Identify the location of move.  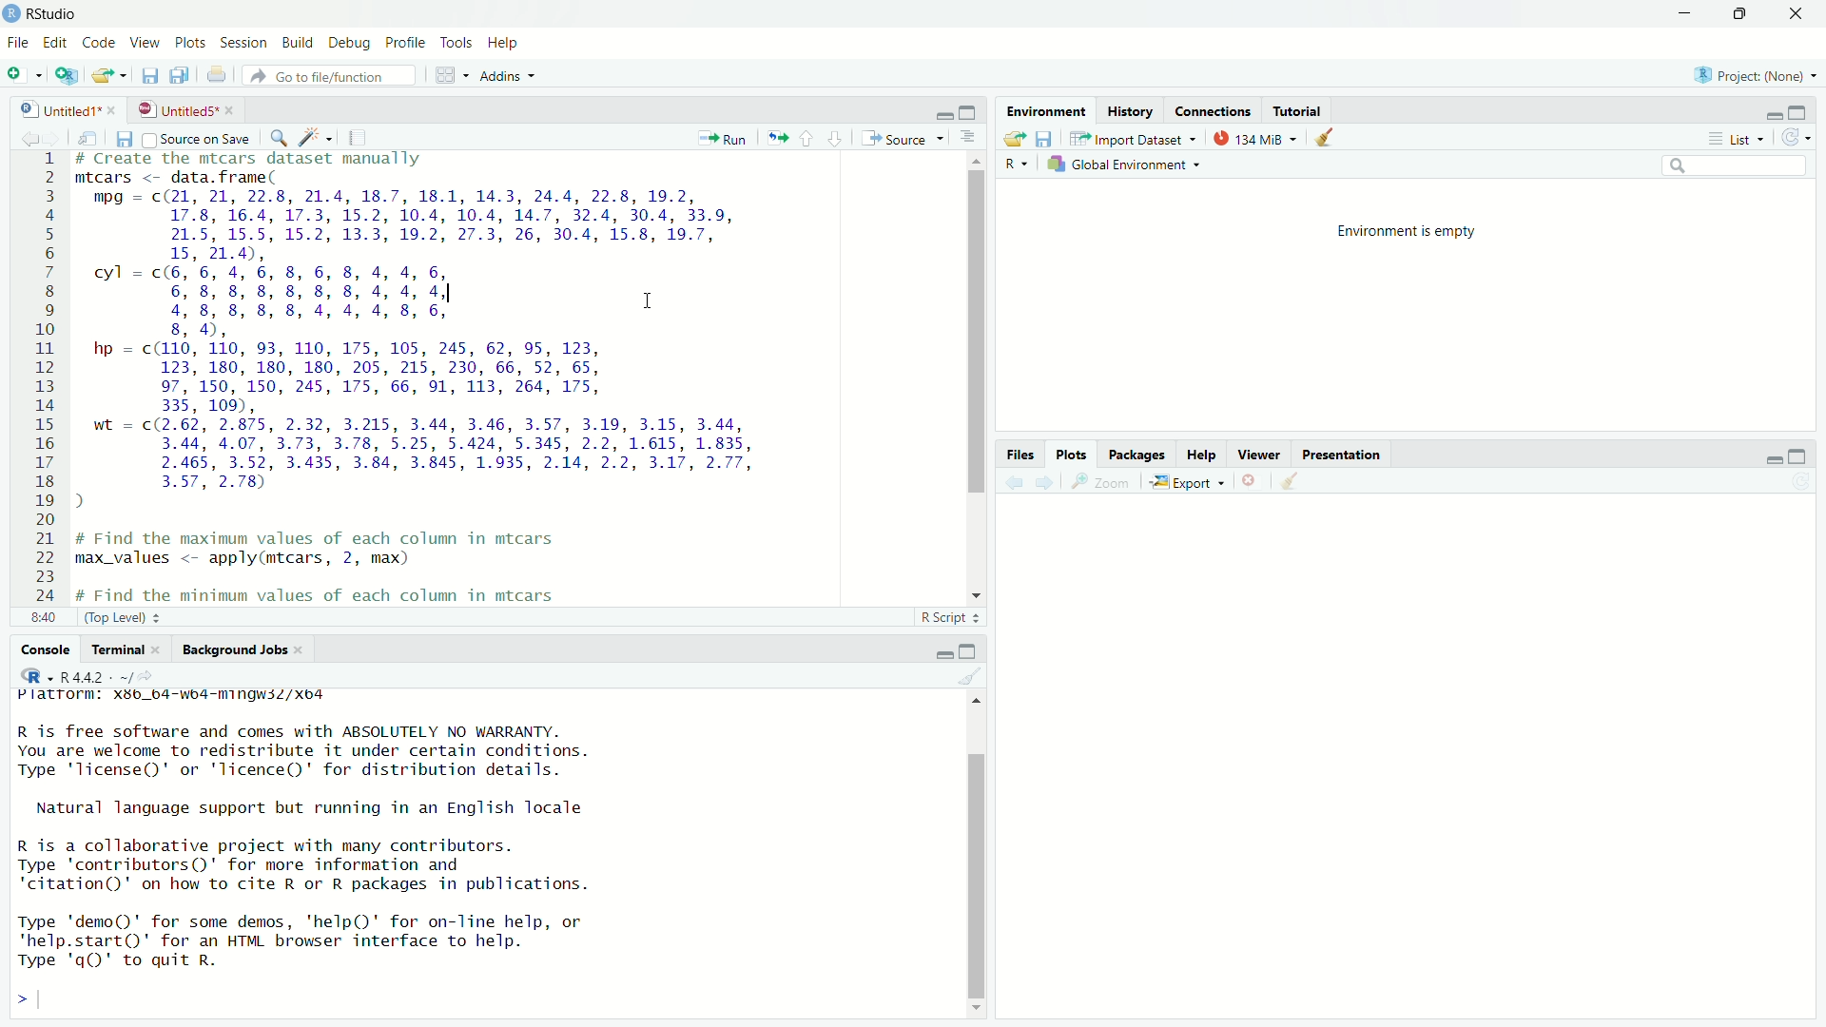
(1012, 141).